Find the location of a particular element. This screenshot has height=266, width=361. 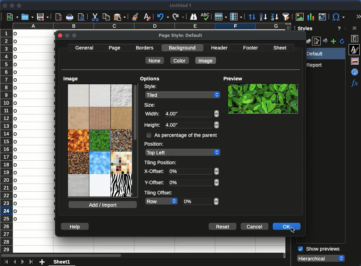

tiling offset is located at coordinates (159, 193).